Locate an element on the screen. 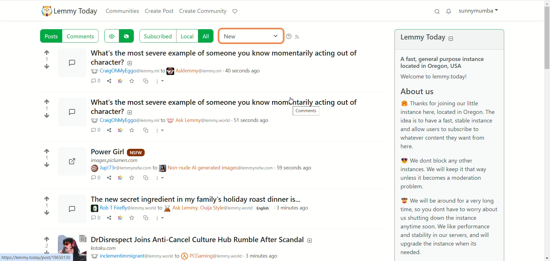  kotaku.com link is located at coordinates (105, 247).